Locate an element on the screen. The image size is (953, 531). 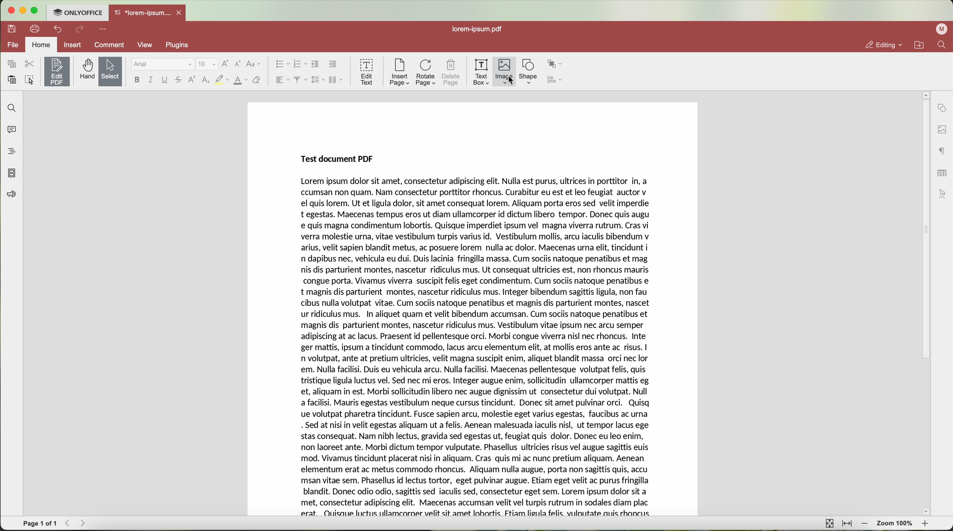
close is located at coordinates (181, 13).